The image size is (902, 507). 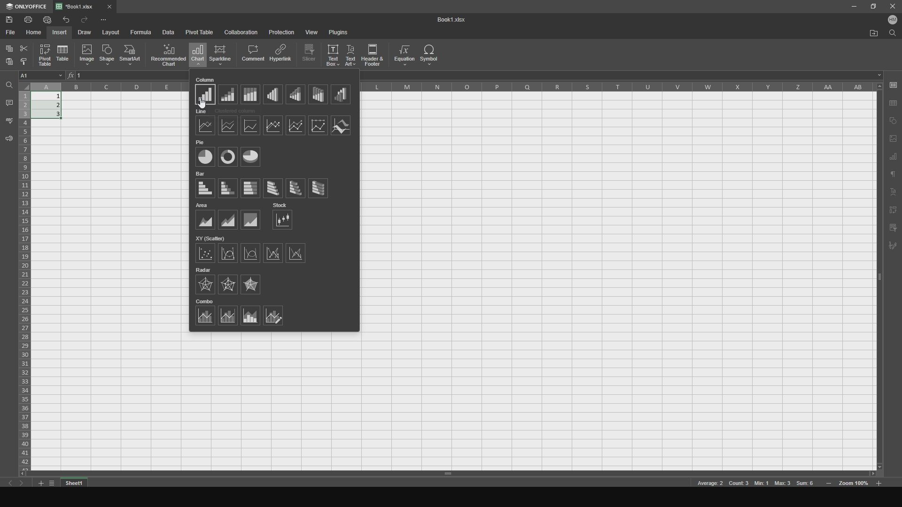 I want to click on collaboration, so click(x=242, y=32).